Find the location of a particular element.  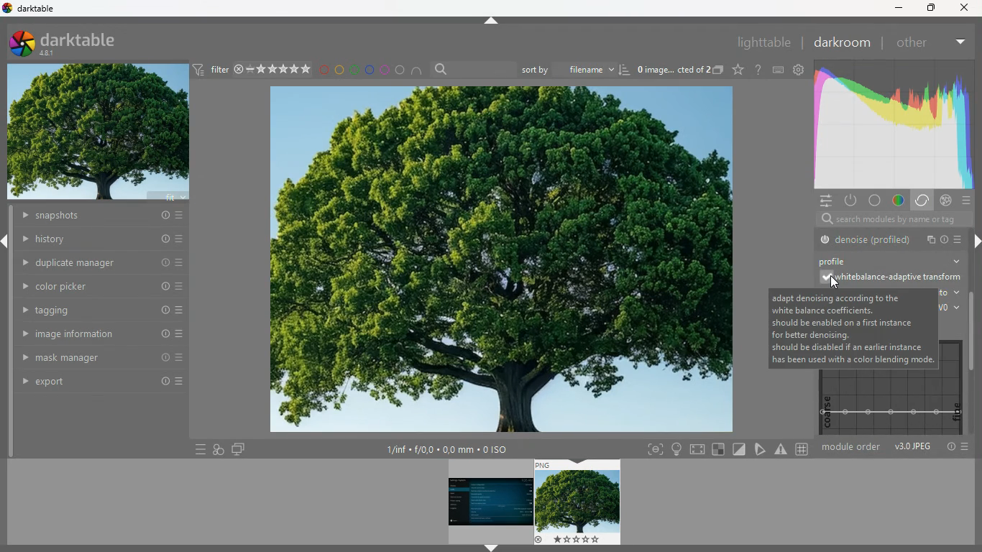

denoise is located at coordinates (866, 239).